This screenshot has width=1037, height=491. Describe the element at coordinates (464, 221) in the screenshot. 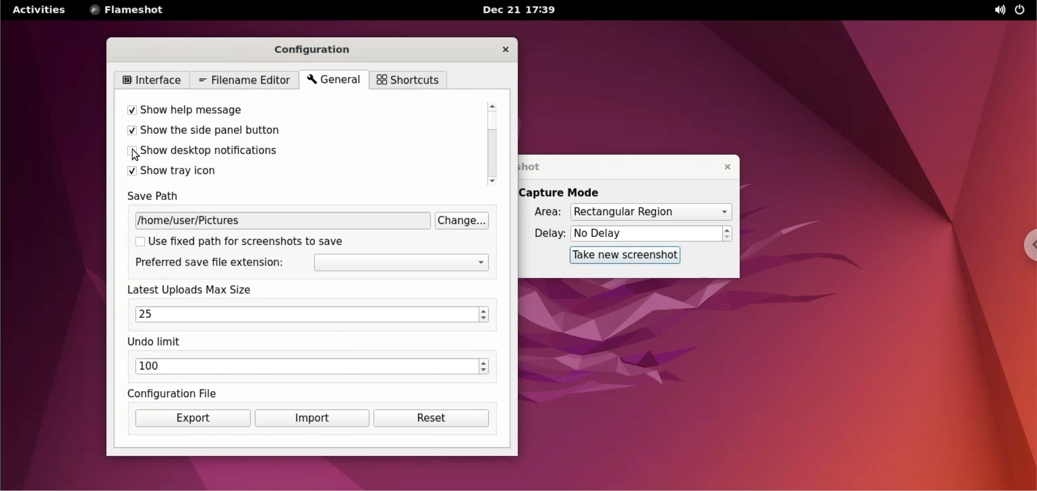

I see `change path` at that location.